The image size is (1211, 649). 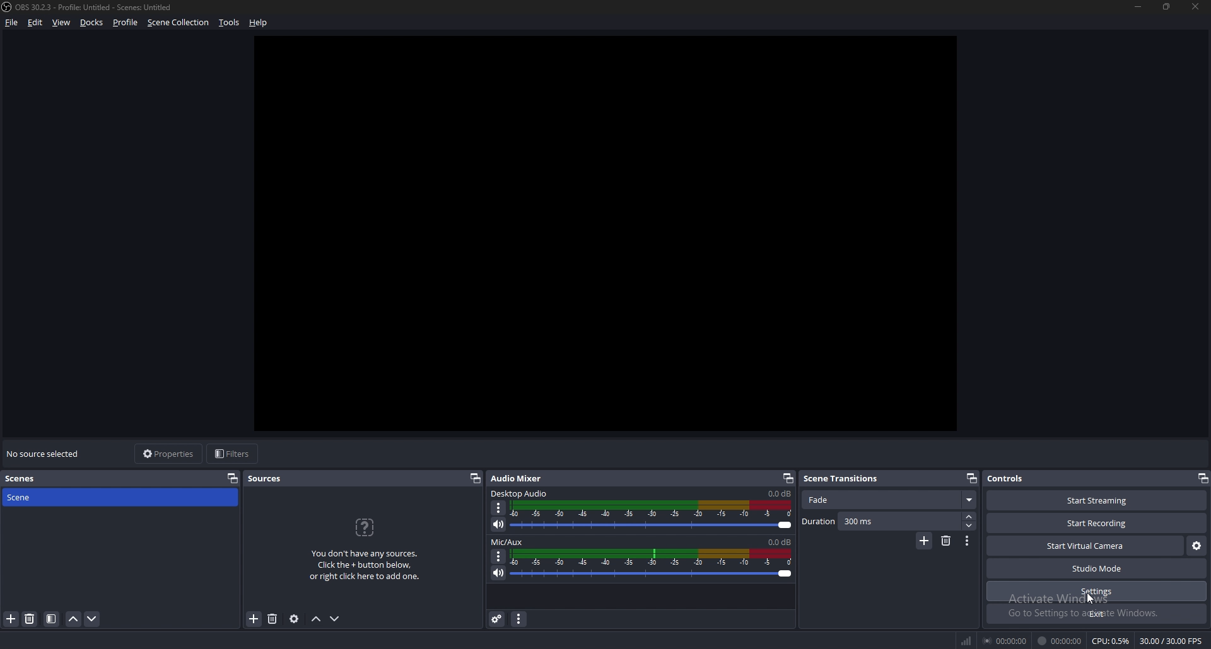 What do you see at coordinates (233, 478) in the screenshot?
I see `pop out` at bounding box center [233, 478].